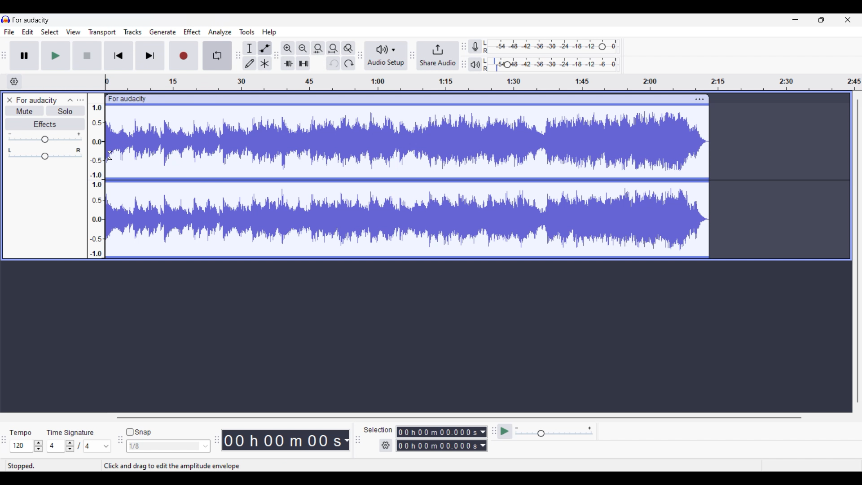 The image size is (862, 485). I want to click on Share audio, so click(438, 55).